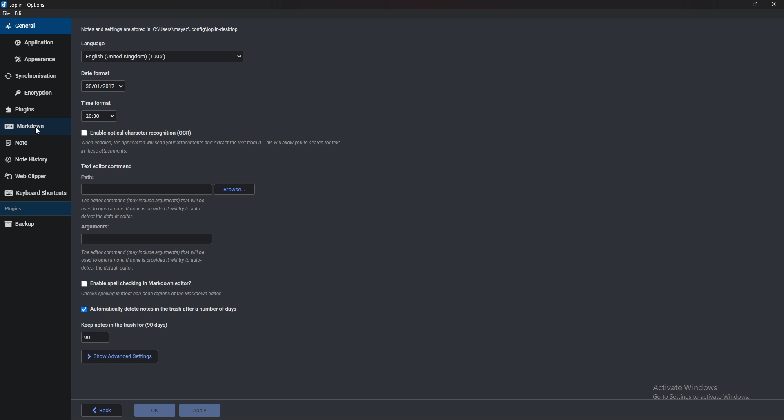 This screenshot has height=420, width=784. I want to click on enable O C R, so click(135, 133).